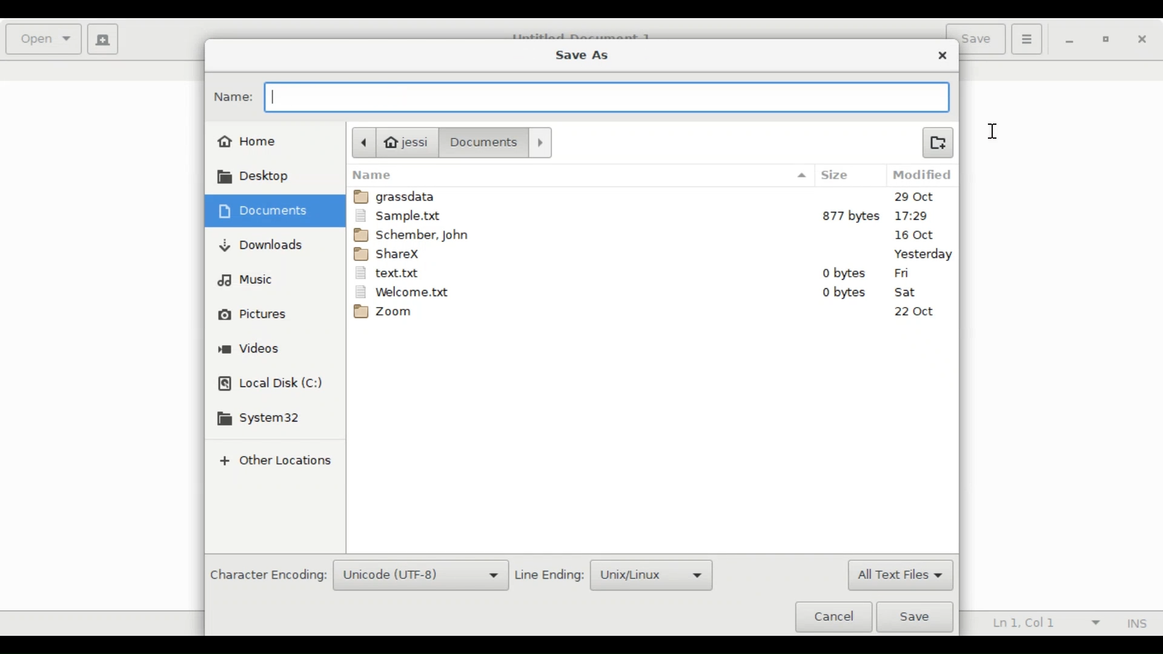 The height and width of the screenshot is (654, 1163). Describe the element at coordinates (260, 176) in the screenshot. I see `Desktop` at that location.